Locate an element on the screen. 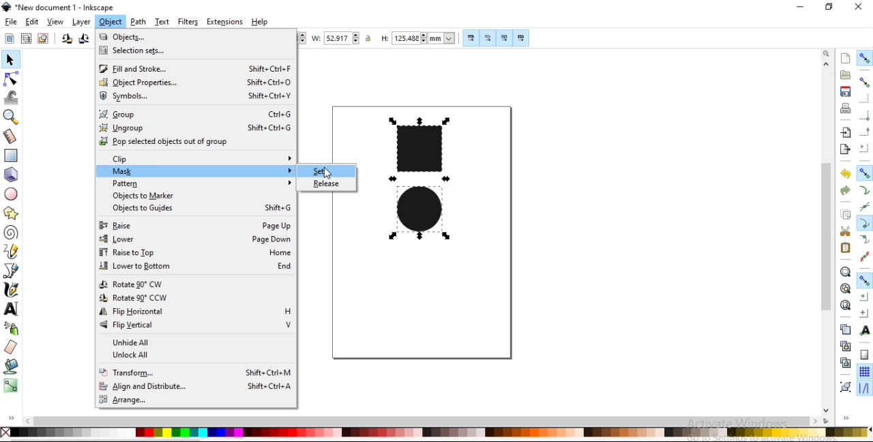  select and transform objects is located at coordinates (11, 60).